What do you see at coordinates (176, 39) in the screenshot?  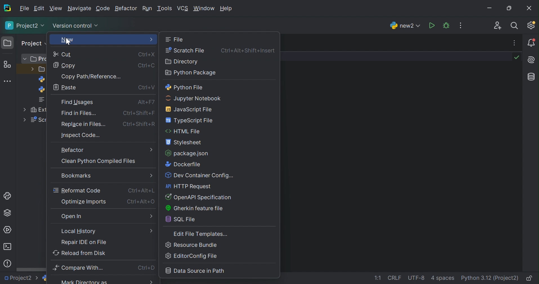 I see `File` at bounding box center [176, 39].